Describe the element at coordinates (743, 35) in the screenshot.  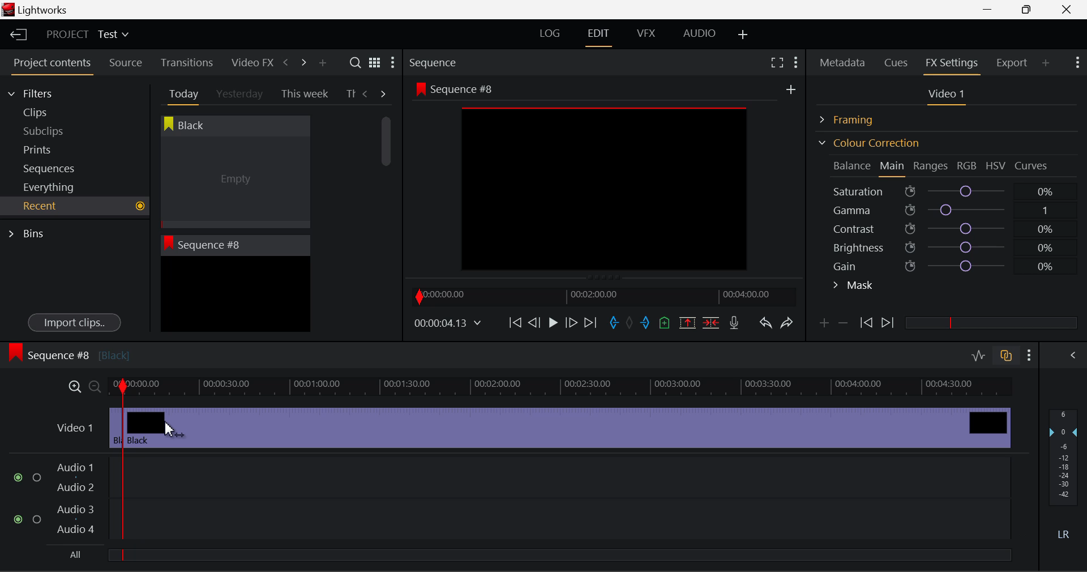
I see `Add Layout` at that location.